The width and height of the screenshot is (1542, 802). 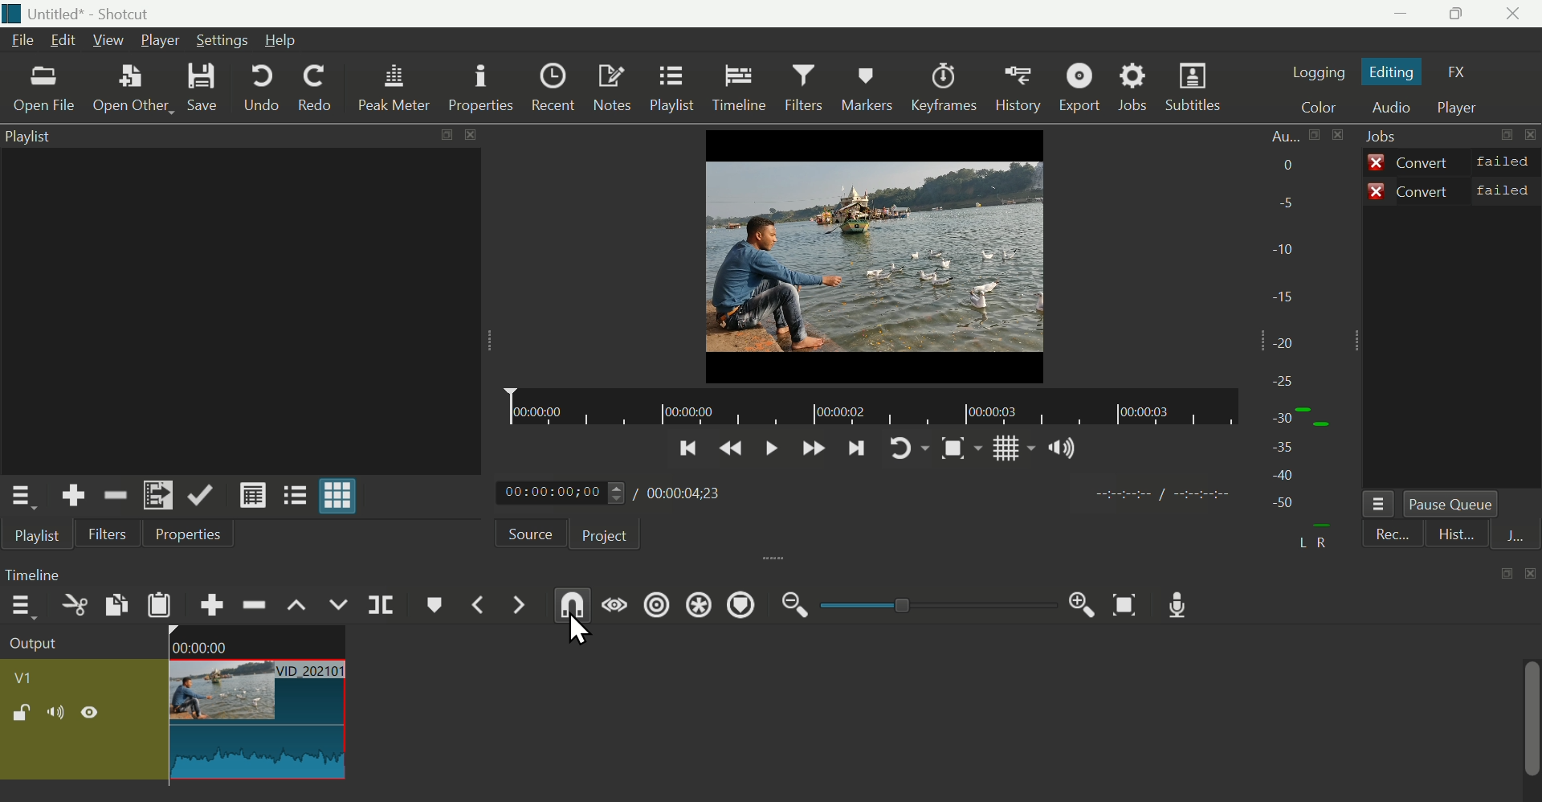 What do you see at coordinates (1318, 70) in the screenshot?
I see `Logging` at bounding box center [1318, 70].